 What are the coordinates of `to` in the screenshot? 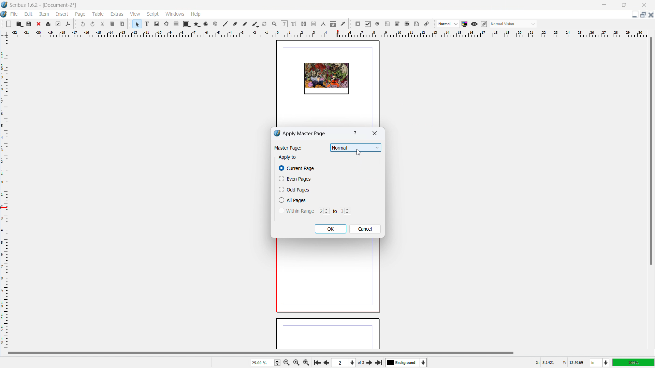 It's located at (334, 211).